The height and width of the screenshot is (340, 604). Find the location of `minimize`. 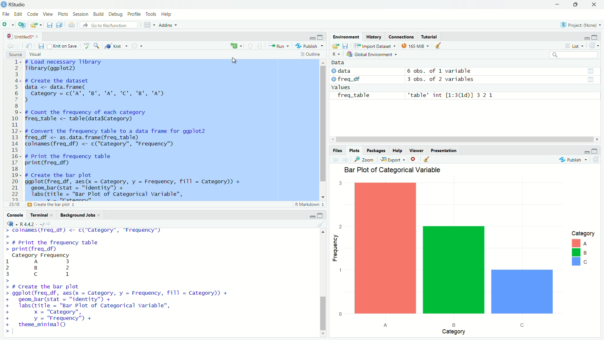

minimize is located at coordinates (558, 5).